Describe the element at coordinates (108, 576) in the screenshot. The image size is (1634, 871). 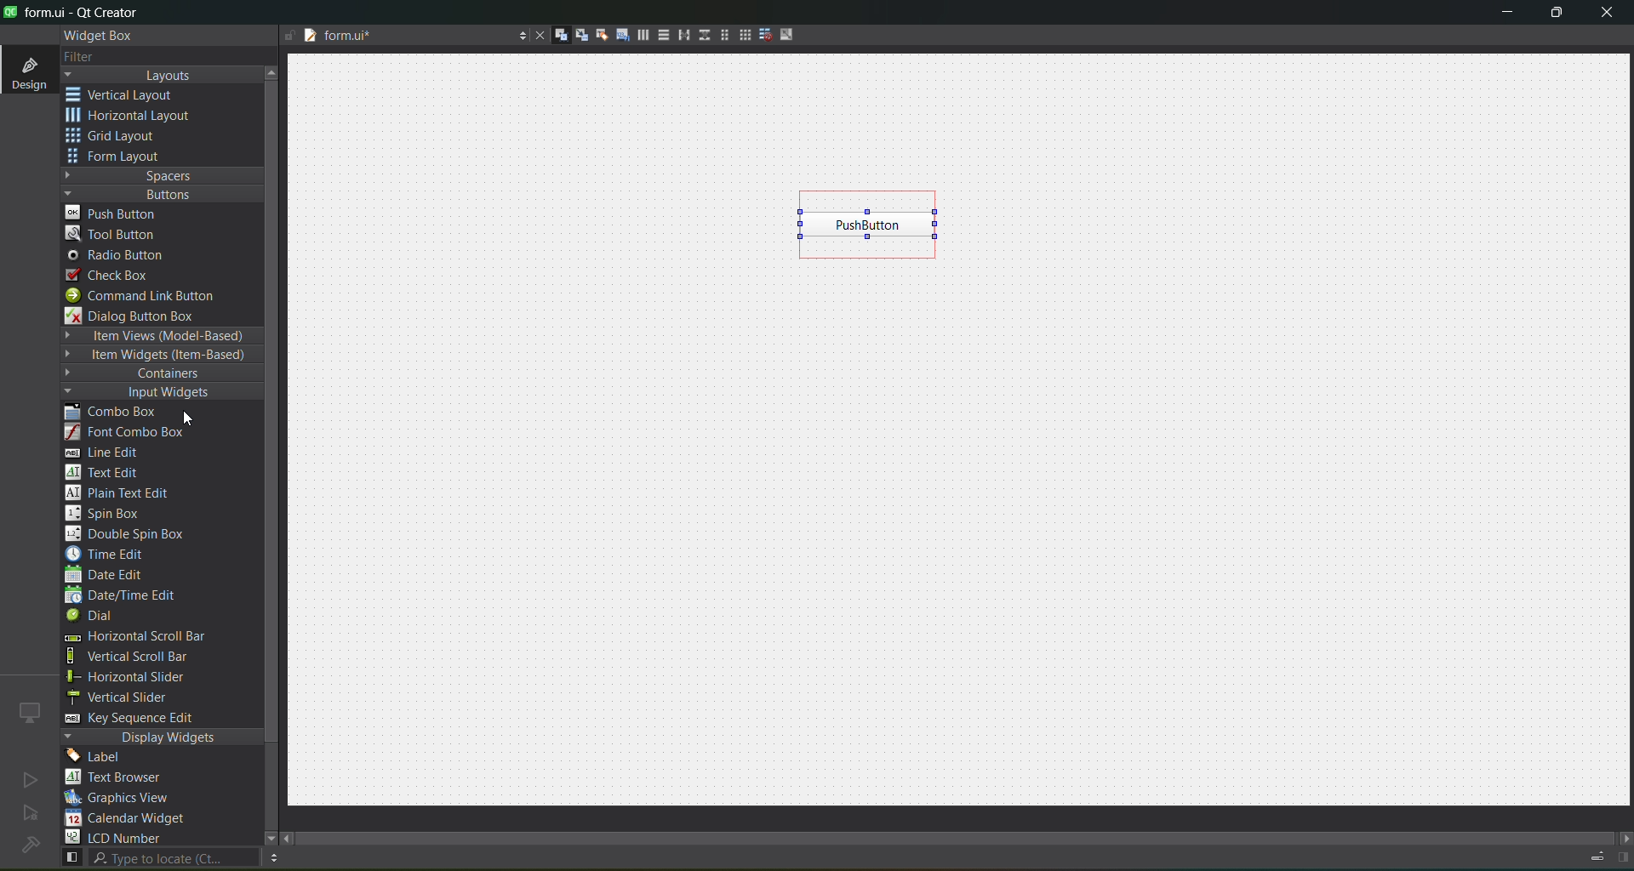
I see `date edit` at that location.